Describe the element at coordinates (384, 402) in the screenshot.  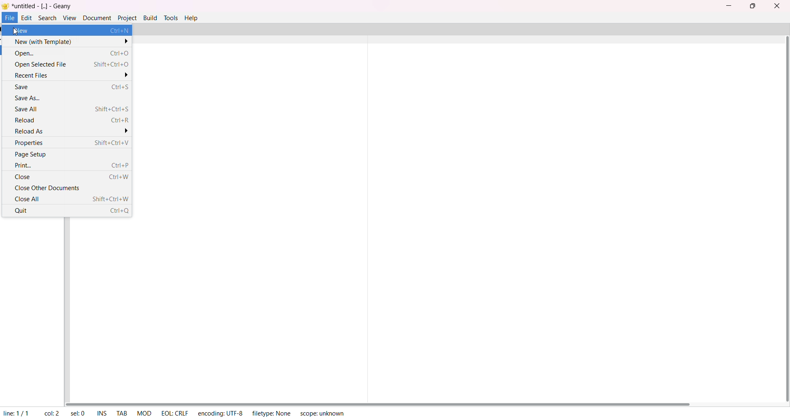
I see `scroll bar` at that location.